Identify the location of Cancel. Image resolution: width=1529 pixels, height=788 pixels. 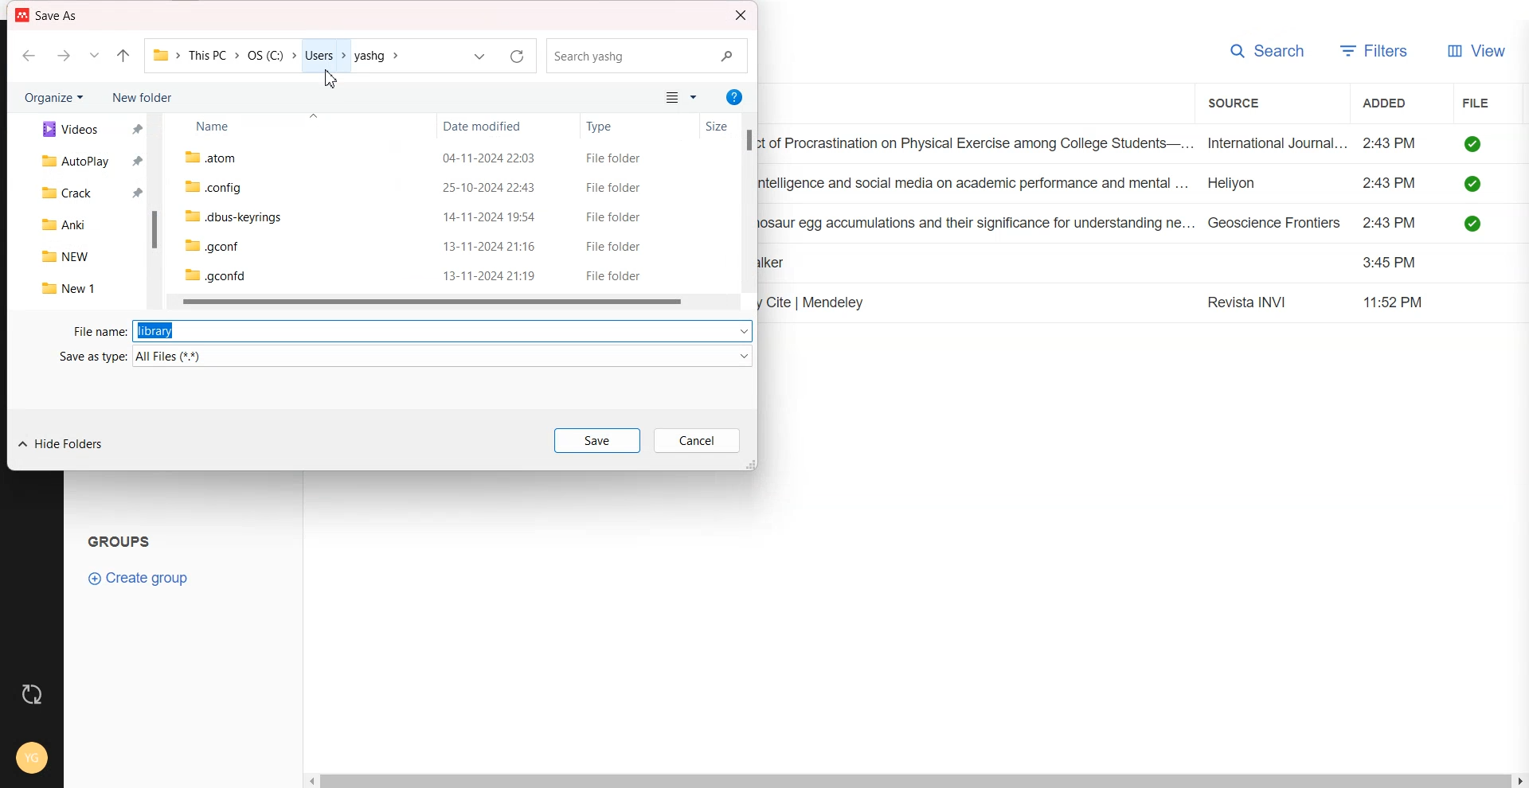
(698, 440).